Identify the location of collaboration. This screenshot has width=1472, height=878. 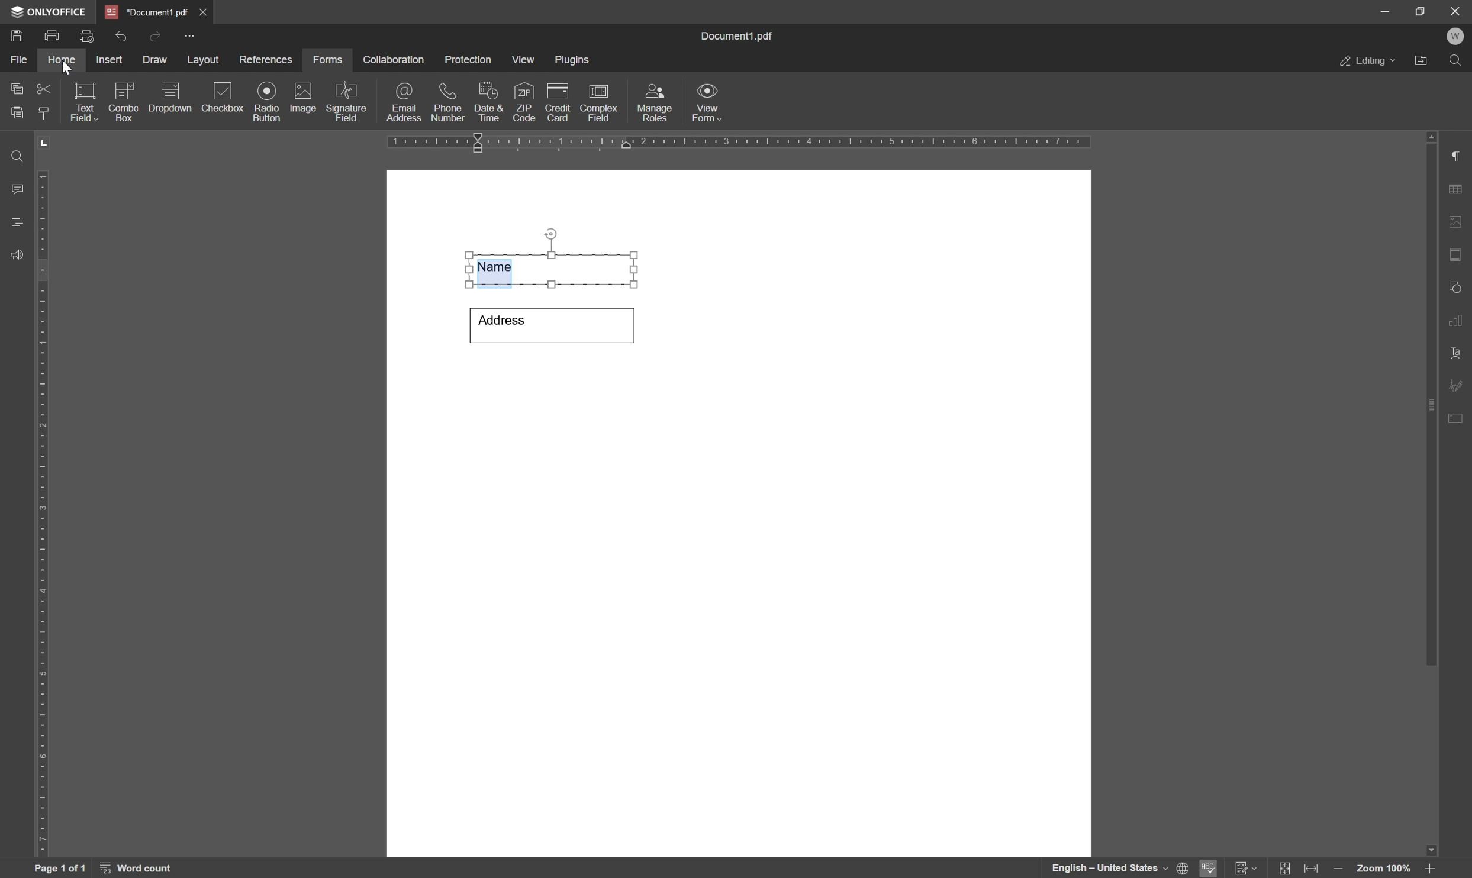
(395, 60).